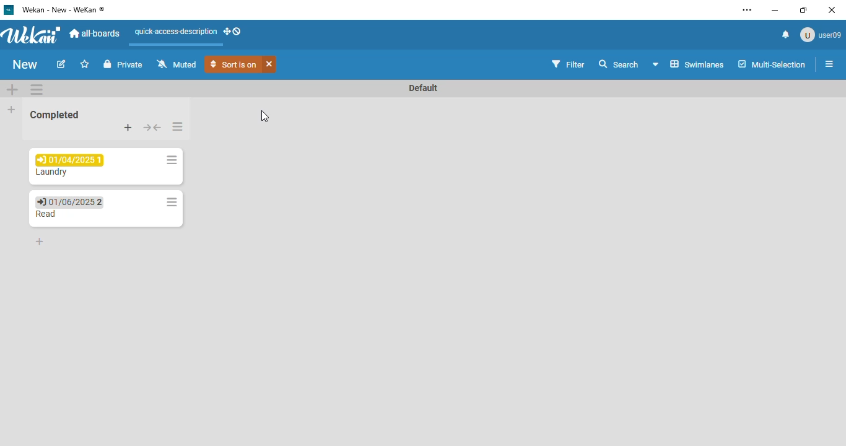  I want to click on list actions, so click(178, 126).